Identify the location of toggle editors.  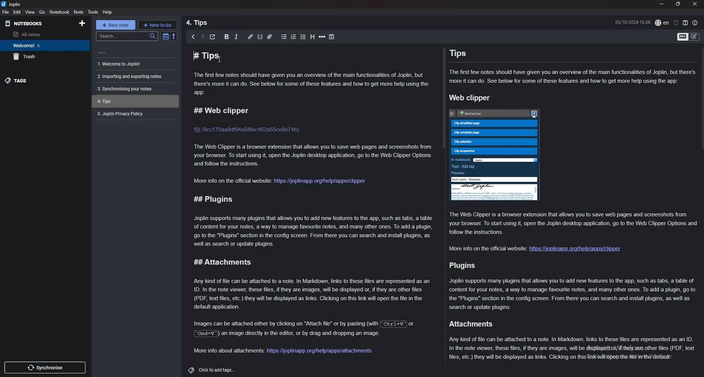
(683, 37).